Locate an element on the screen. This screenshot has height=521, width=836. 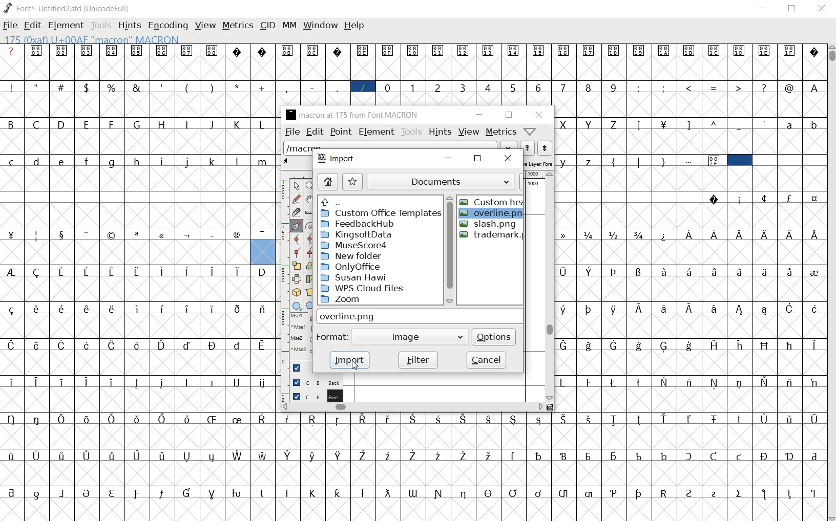
scrollbar is located at coordinates (450, 249).